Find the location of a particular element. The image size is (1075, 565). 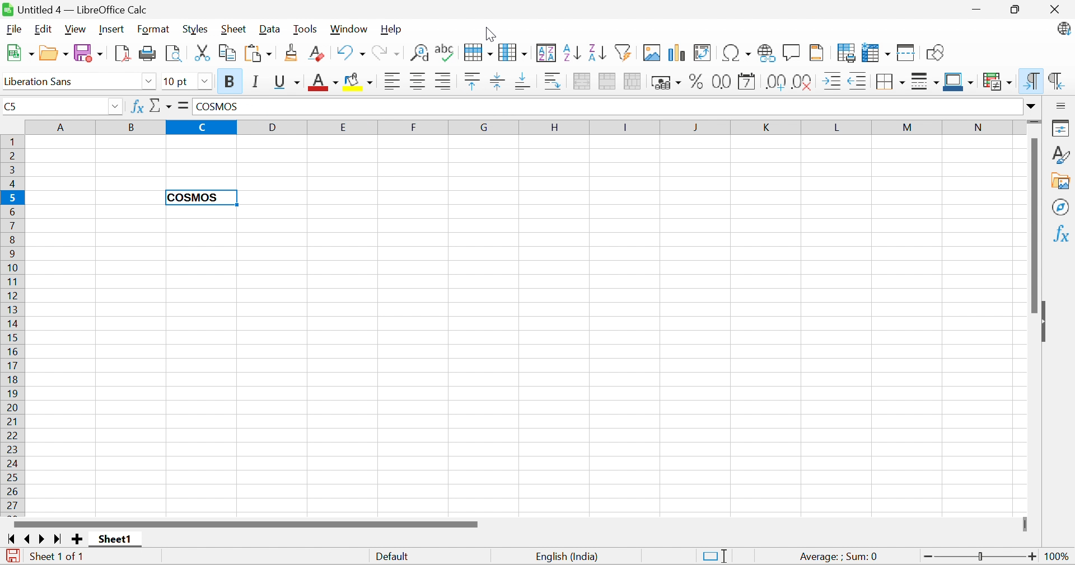

Show Draw Functions is located at coordinates (935, 51).